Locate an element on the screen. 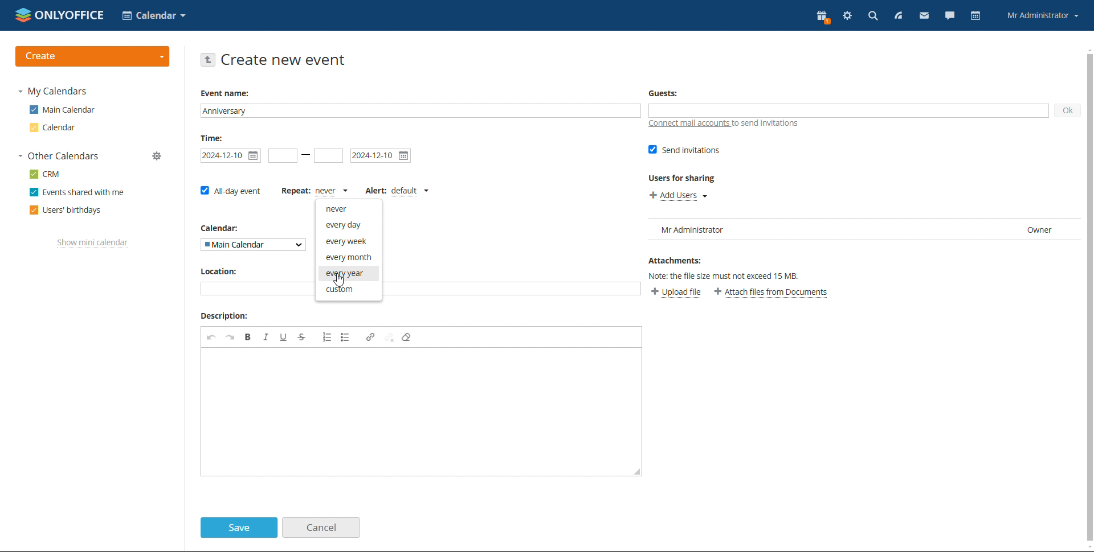  crm is located at coordinates (45, 174).